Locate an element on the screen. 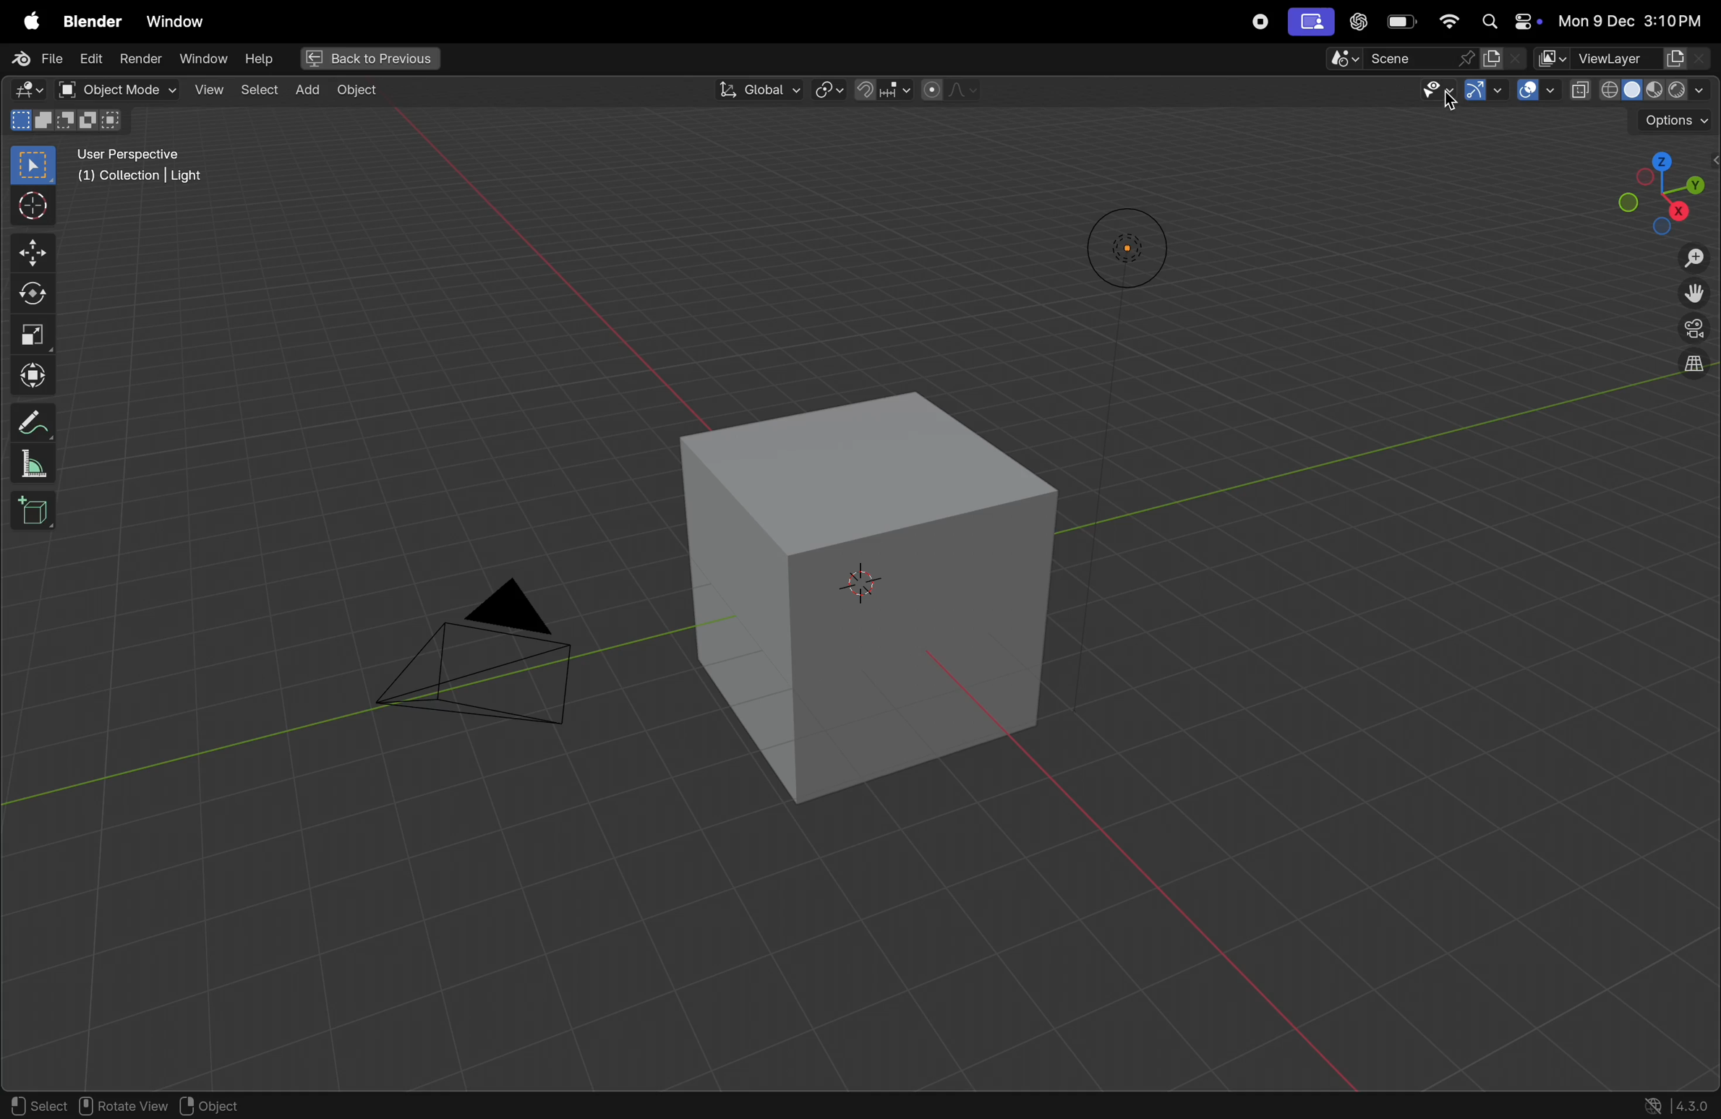  rotate view is located at coordinates (124, 1105).